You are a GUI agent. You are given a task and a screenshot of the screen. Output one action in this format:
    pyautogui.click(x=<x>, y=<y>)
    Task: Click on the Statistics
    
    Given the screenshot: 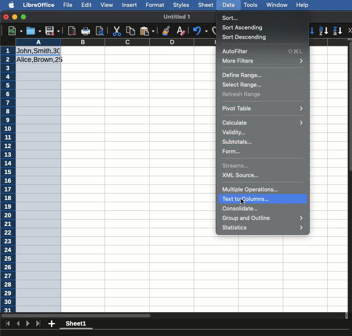 What is the action you would take?
    pyautogui.click(x=264, y=228)
    